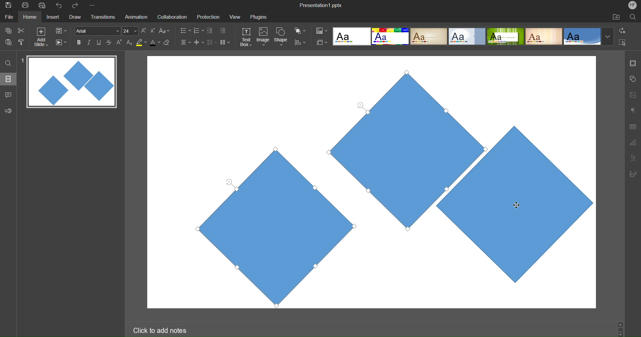 This screenshot has width=641, height=337. Describe the element at coordinates (633, 110) in the screenshot. I see `Paragraph Settings` at that location.